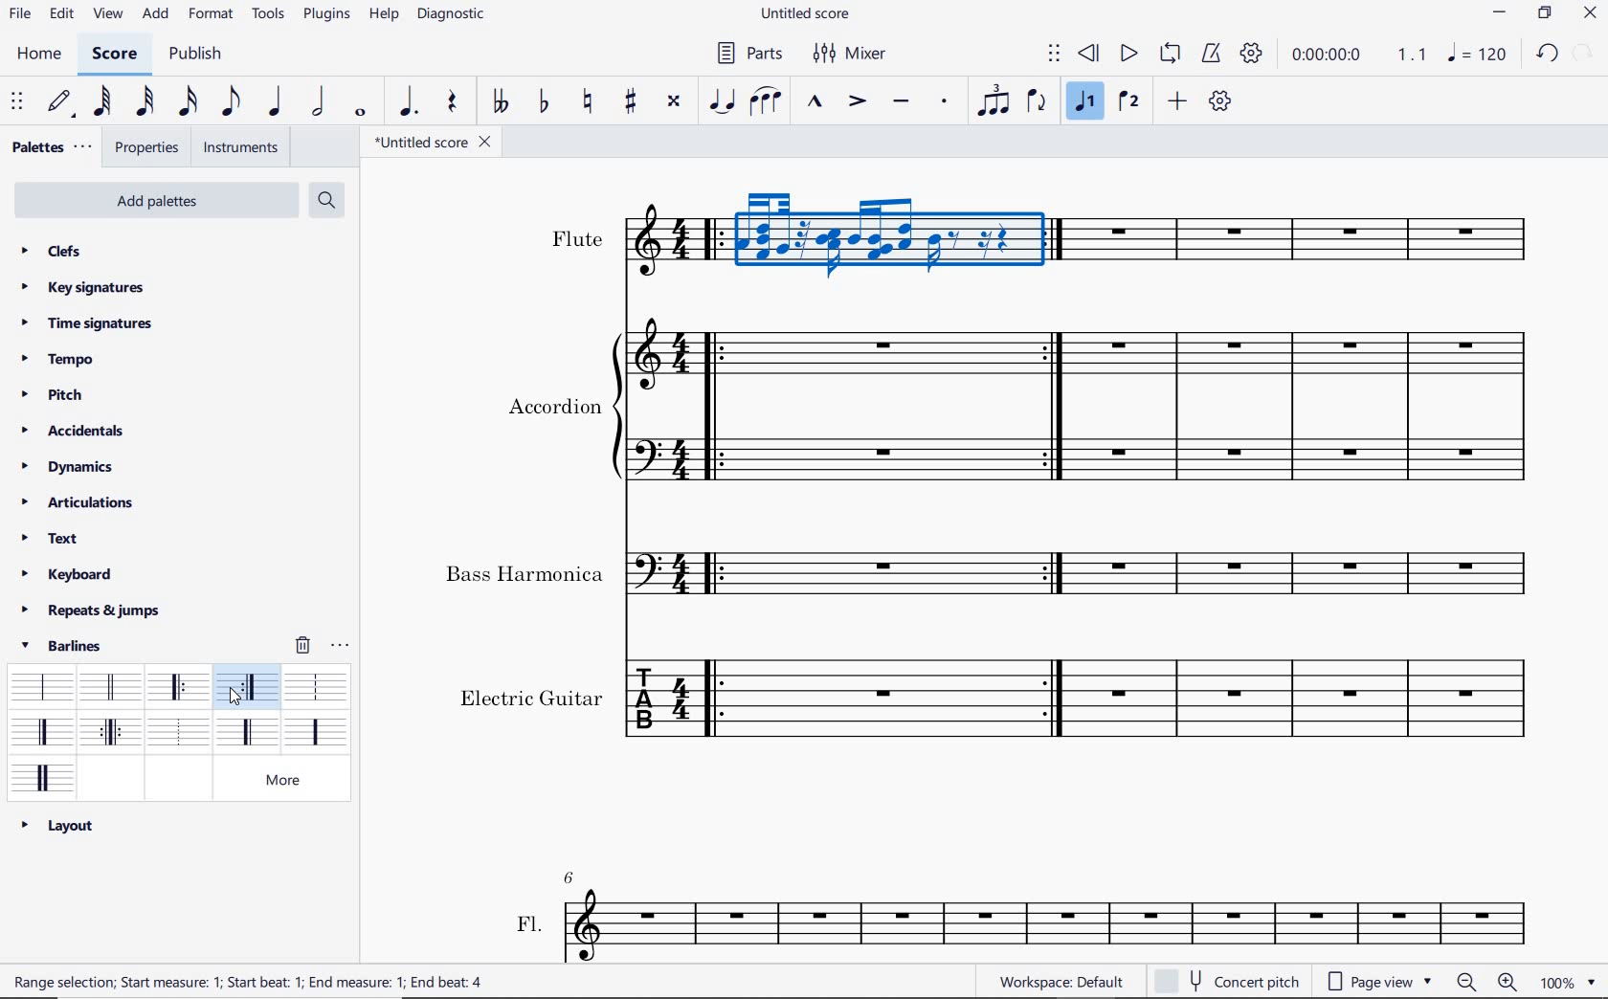  What do you see at coordinates (180, 689) in the screenshot?
I see `left (start) repeat sign` at bounding box center [180, 689].